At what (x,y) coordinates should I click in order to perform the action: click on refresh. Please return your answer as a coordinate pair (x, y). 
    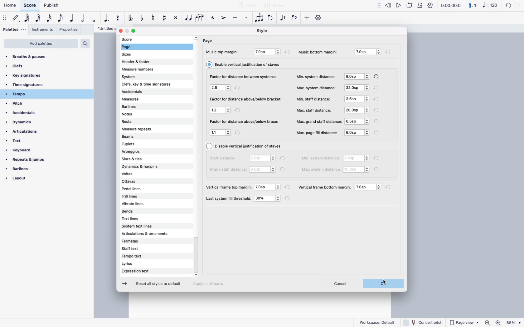
    Looking at the image, I should click on (379, 169).